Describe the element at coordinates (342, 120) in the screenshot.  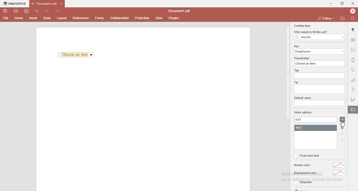
I see `add button clicked` at that location.